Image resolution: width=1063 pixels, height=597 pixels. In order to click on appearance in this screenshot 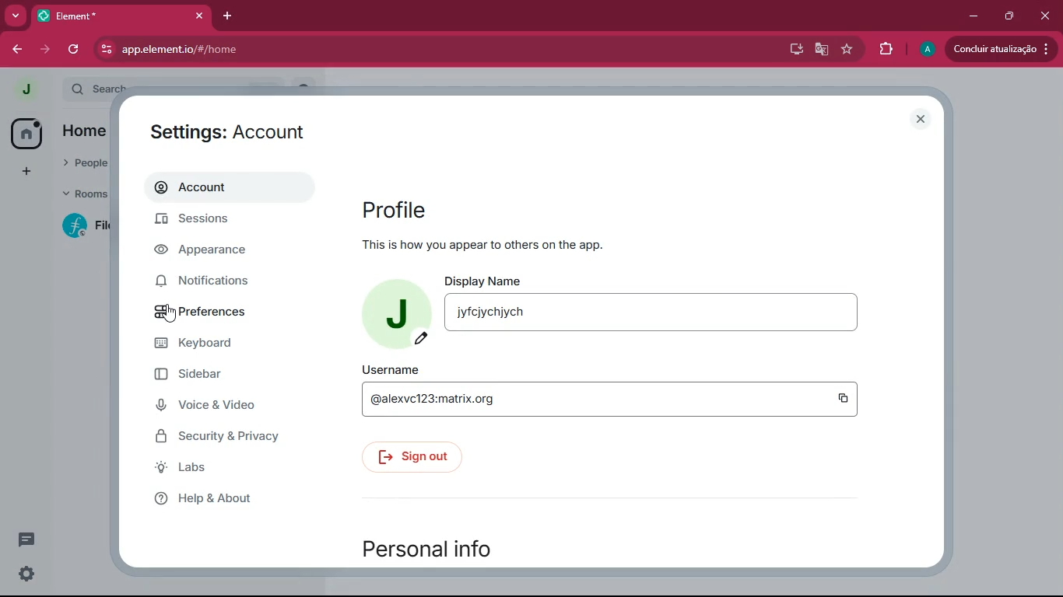, I will do `click(214, 253)`.